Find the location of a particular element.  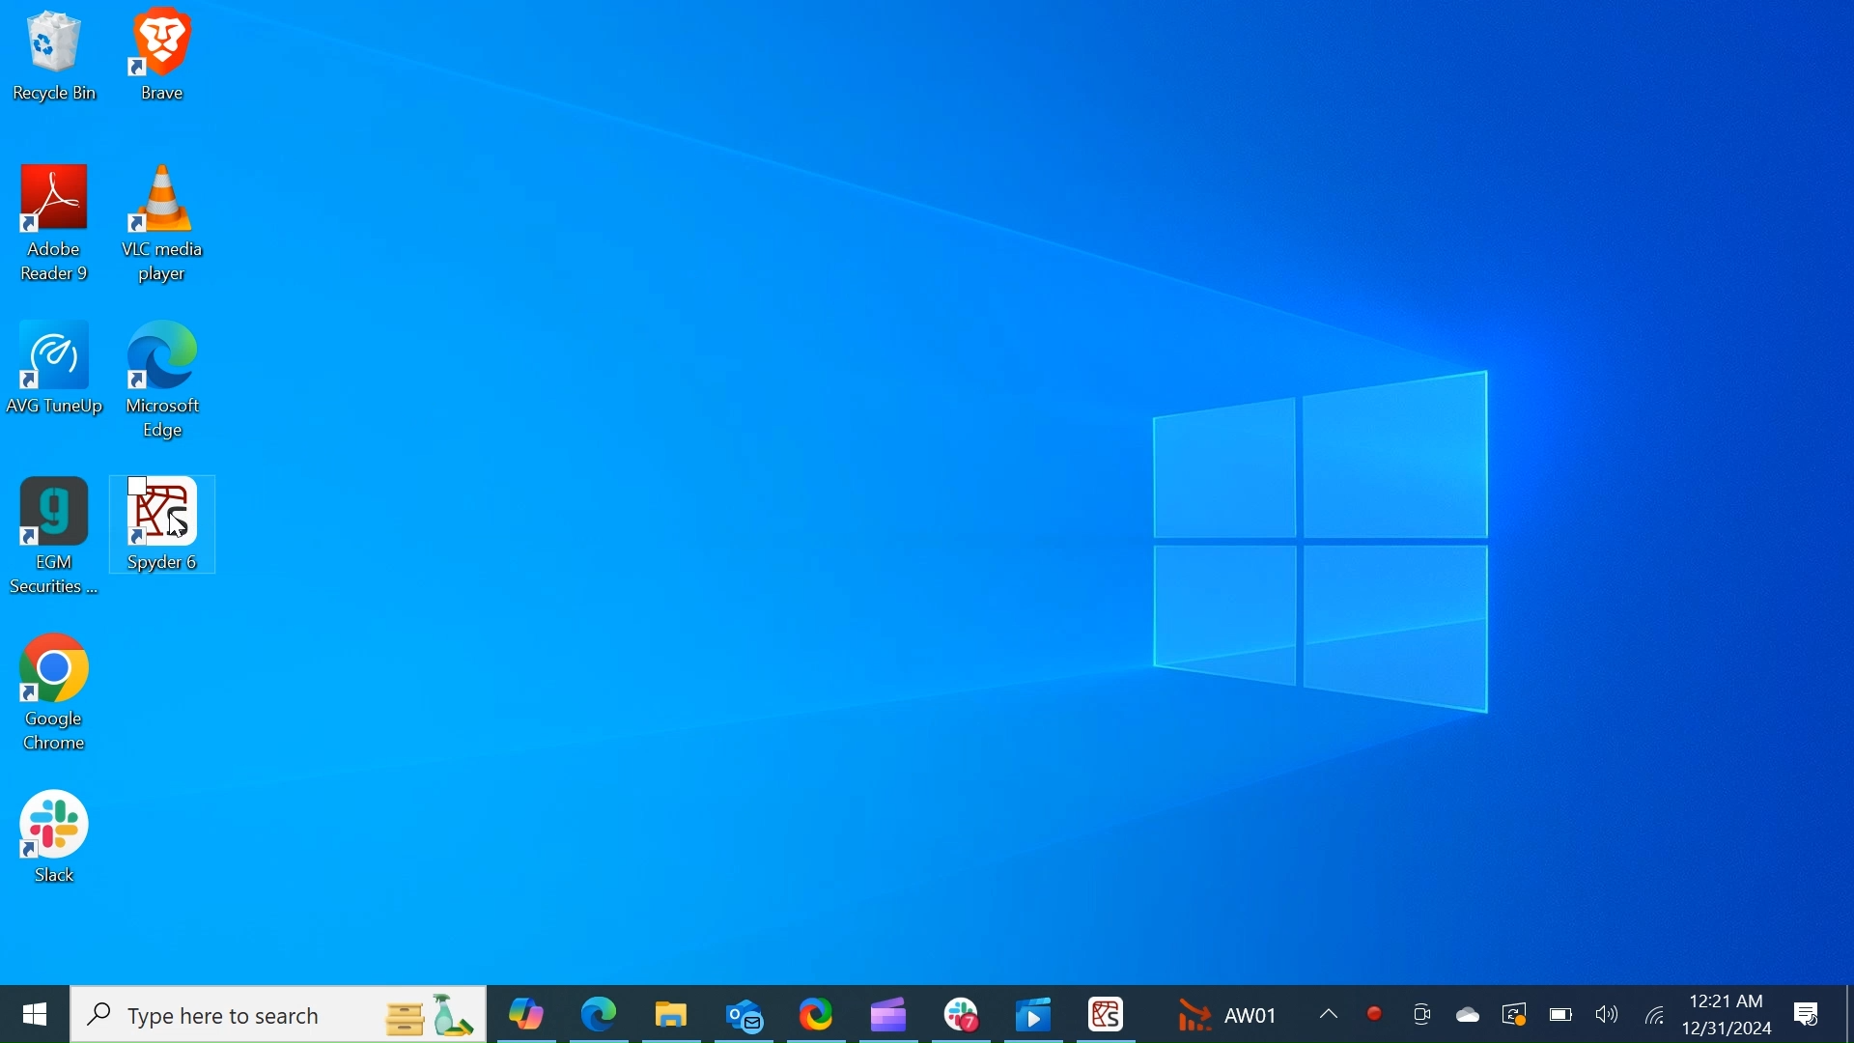

Charge is located at coordinates (1559, 1013).